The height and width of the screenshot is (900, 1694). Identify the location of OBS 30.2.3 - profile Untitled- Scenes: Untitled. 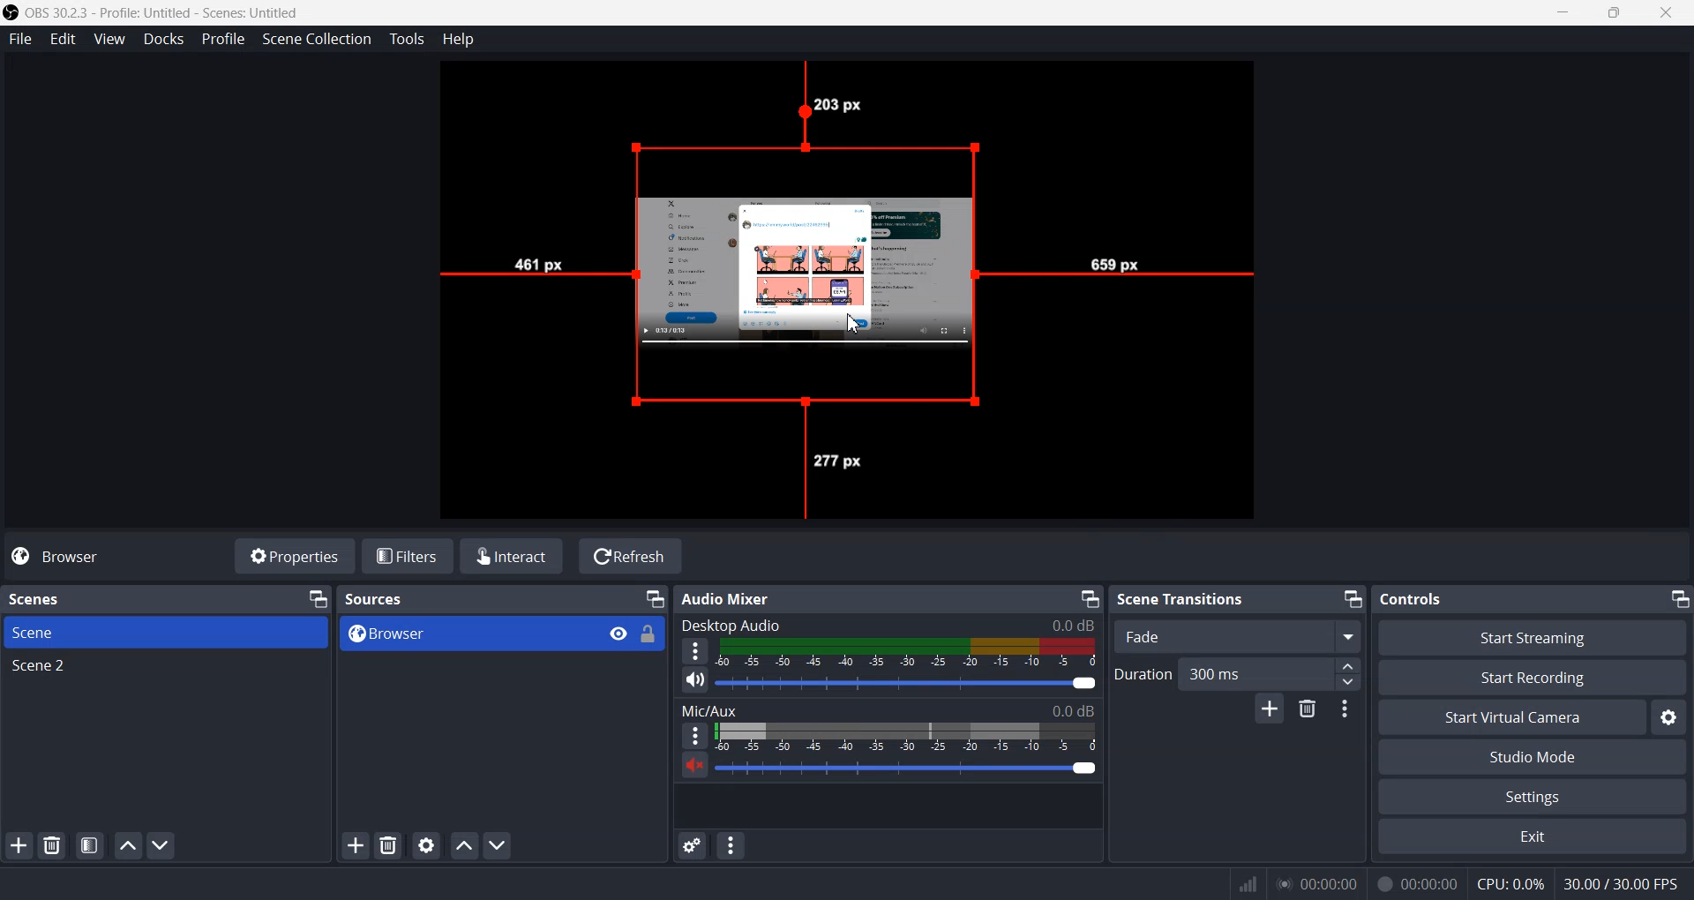
(171, 11).